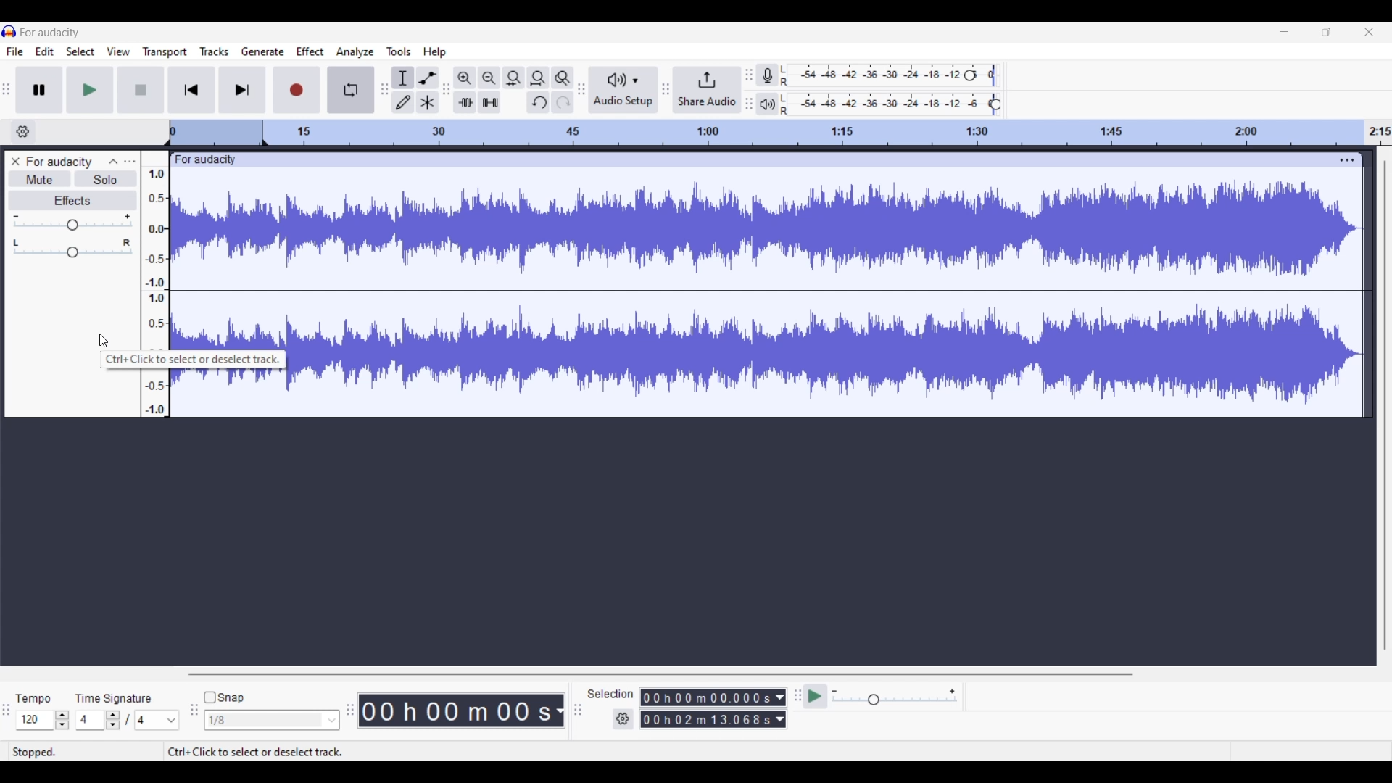 This screenshot has height=783, width=1392. I want to click on View menu, so click(118, 51).